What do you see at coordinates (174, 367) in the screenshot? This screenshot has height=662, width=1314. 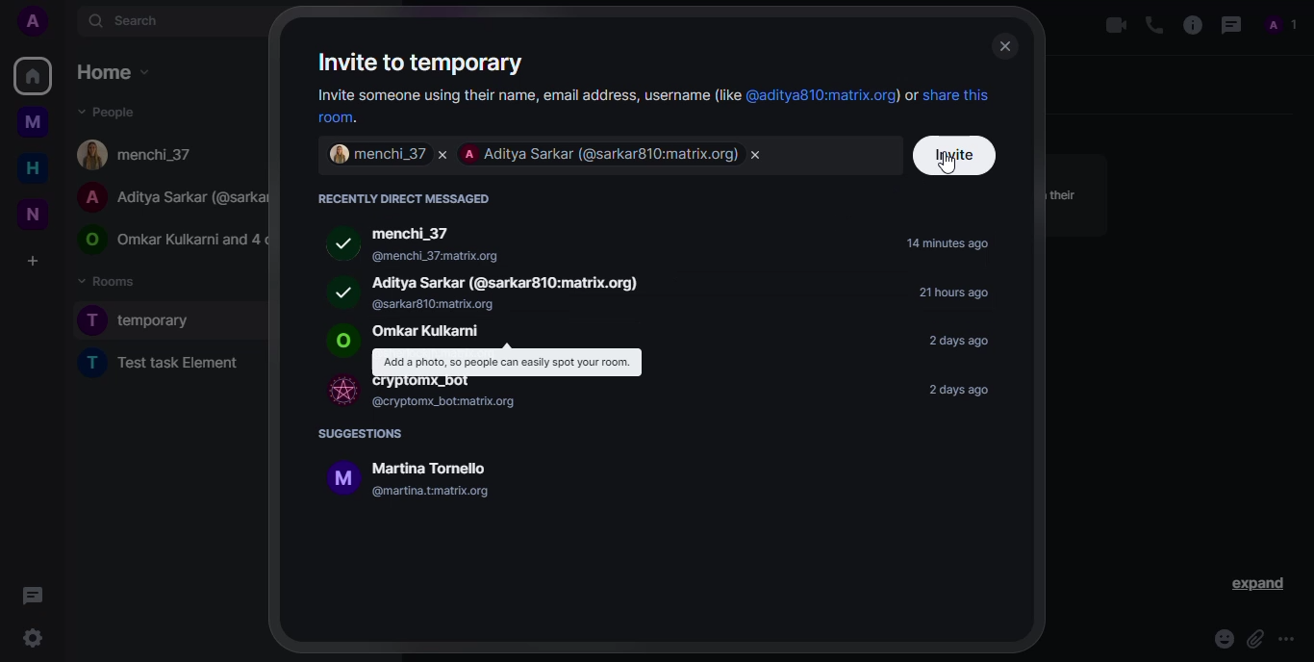 I see `new task element` at bounding box center [174, 367].